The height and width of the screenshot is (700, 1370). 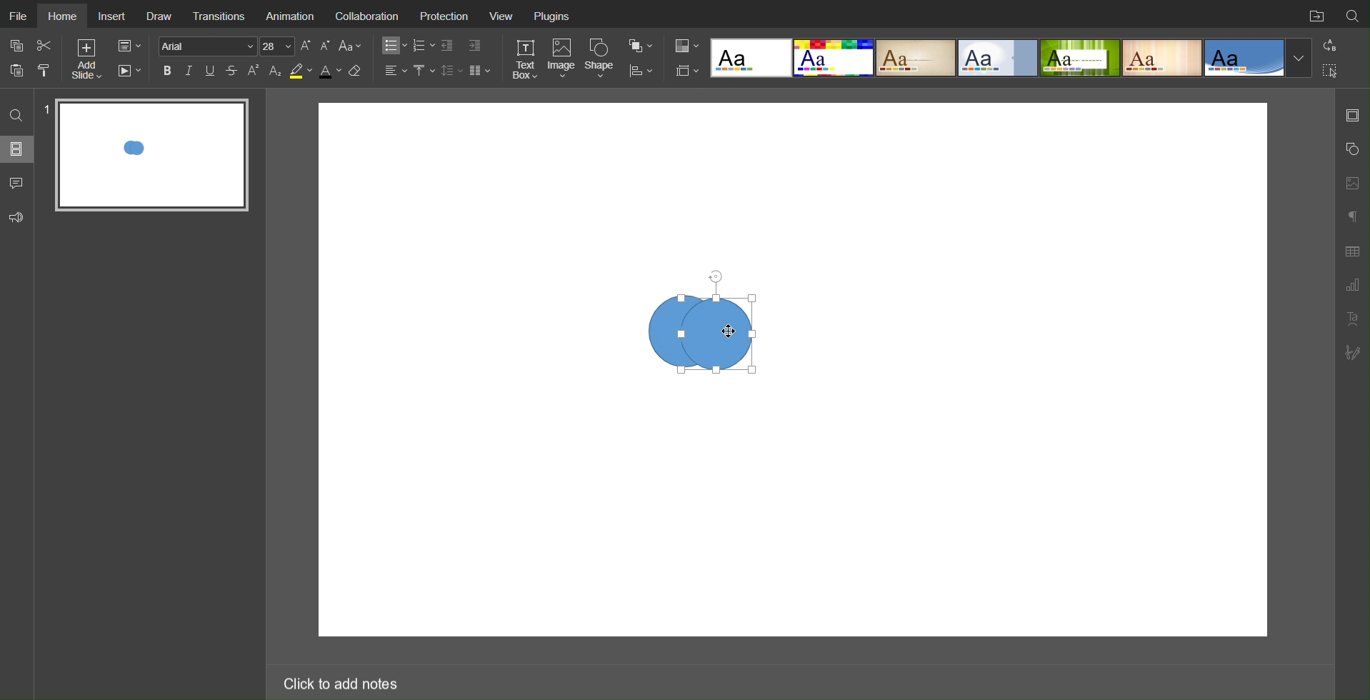 What do you see at coordinates (300, 71) in the screenshot?
I see `Highlight` at bounding box center [300, 71].